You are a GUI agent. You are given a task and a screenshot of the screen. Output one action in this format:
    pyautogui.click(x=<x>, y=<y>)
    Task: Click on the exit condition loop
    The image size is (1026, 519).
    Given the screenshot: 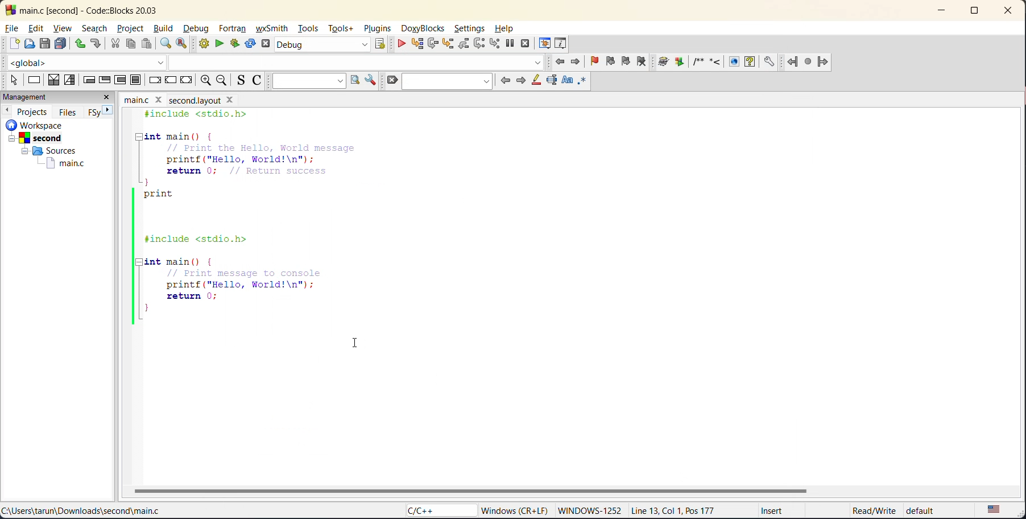 What is the action you would take?
    pyautogui.click(x=106, y=79)
    